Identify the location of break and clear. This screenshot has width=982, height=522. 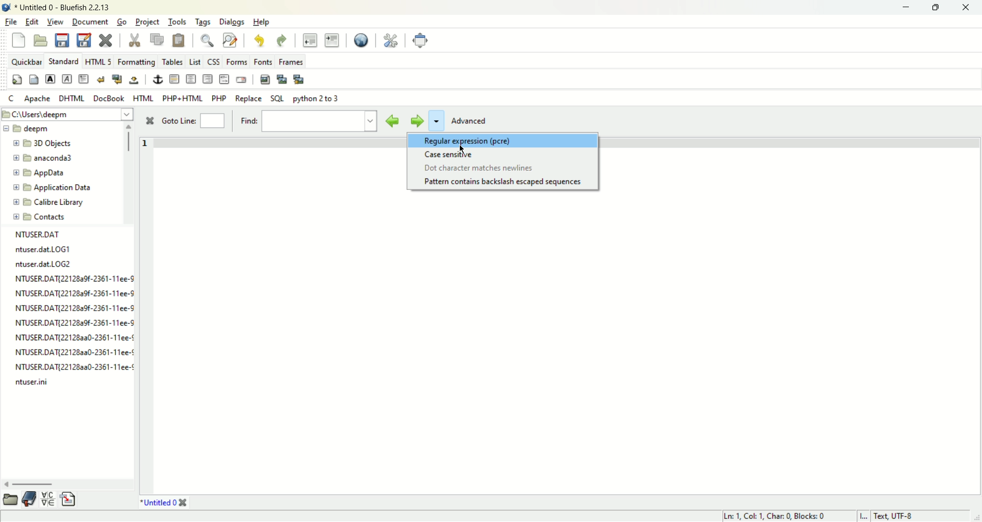
(117, 79).